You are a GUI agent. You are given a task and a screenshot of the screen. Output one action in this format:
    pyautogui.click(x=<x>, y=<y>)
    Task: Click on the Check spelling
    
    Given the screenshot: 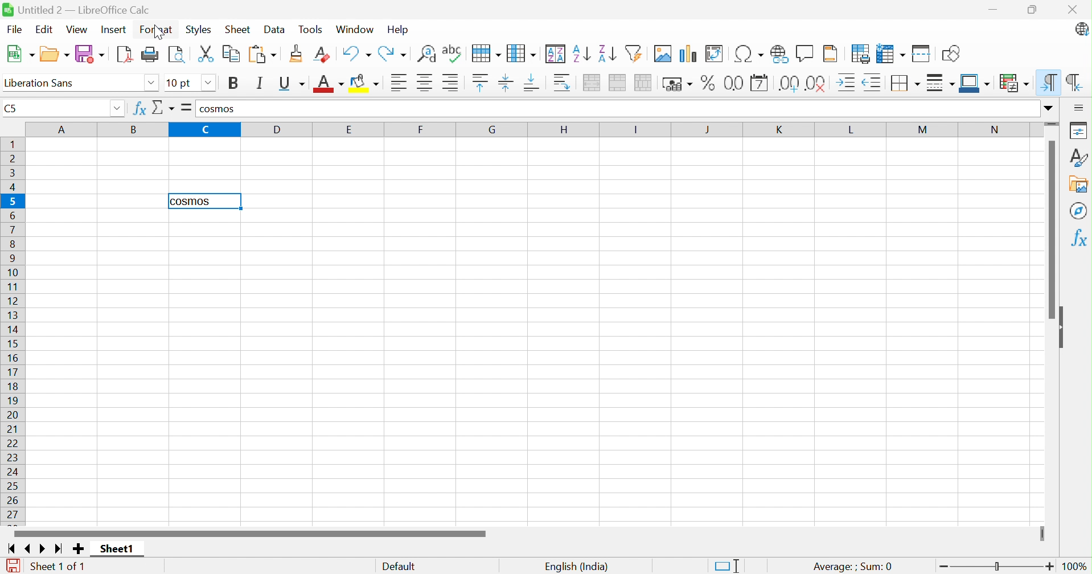 What is the action you would take?
    pyautogui.click(x=453, y=53)
    